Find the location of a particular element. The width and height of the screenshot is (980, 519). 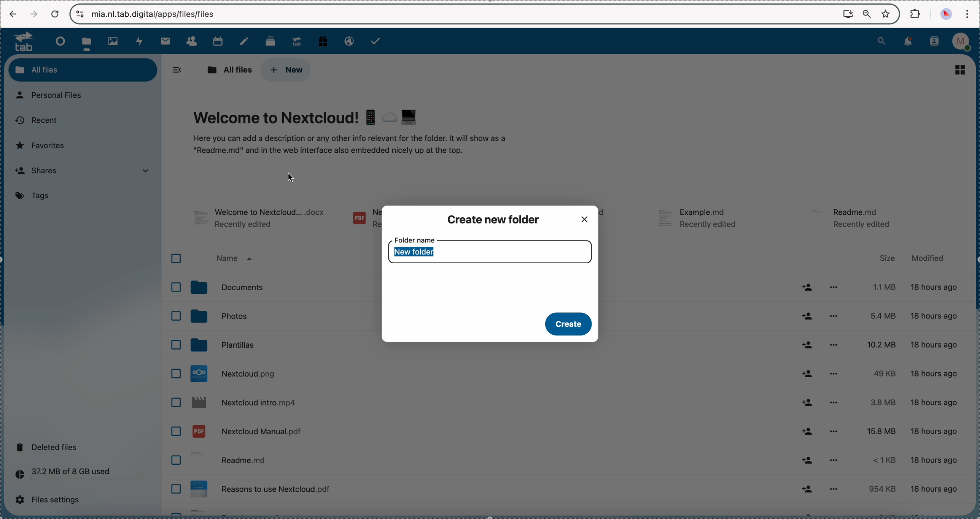

tasks is located at coordinates (377, 41).